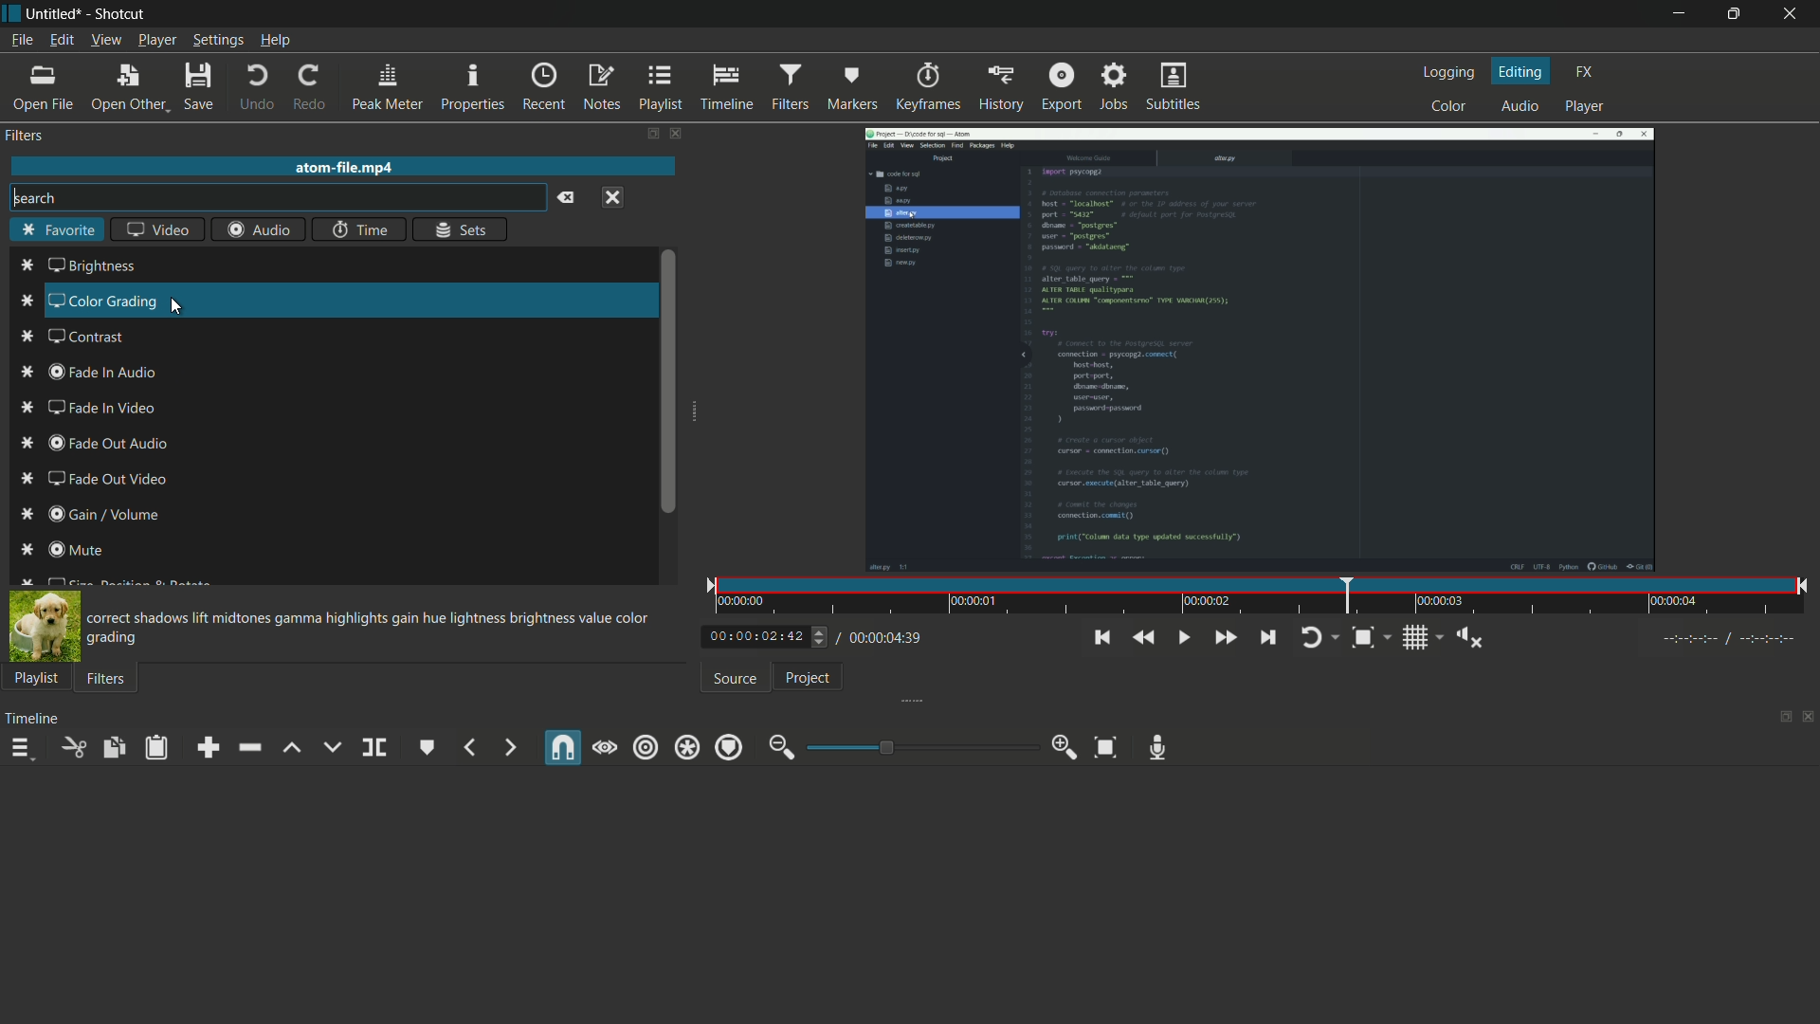 The image size is (1820, 1024). Describe the element at coordinates (1522, 71) in the screenshot. I see `editing` at that location.